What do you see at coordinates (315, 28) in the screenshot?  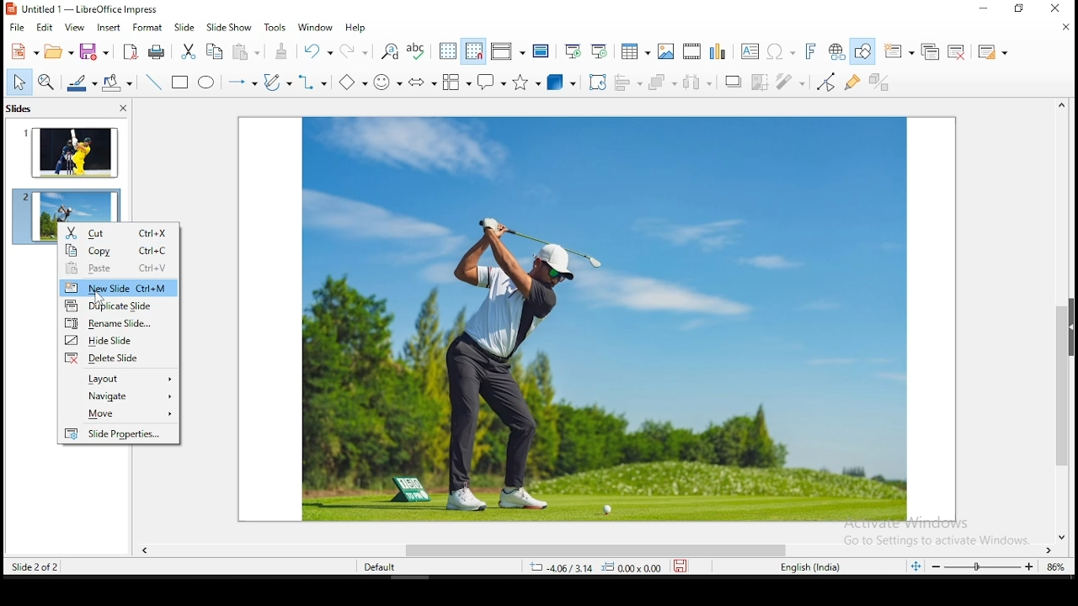 I see `window` at bounding box center [315, 28].